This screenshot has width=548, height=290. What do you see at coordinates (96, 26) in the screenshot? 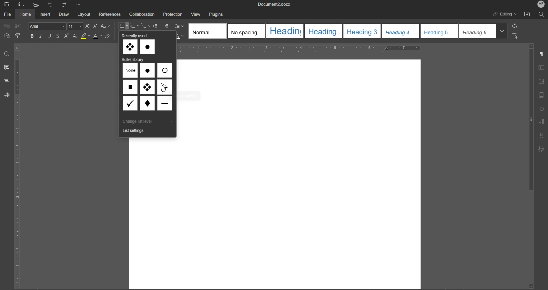
I see `Decrease Size` at bounding box center [96, 26].